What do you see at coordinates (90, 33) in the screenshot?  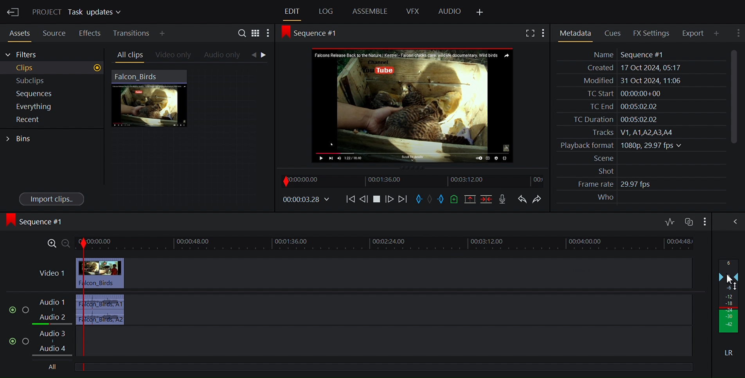 I see `Effects` at bounding box center [90, 33].